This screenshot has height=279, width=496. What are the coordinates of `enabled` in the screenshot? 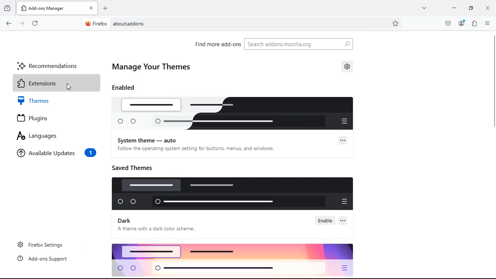 It's located at (127, 87).